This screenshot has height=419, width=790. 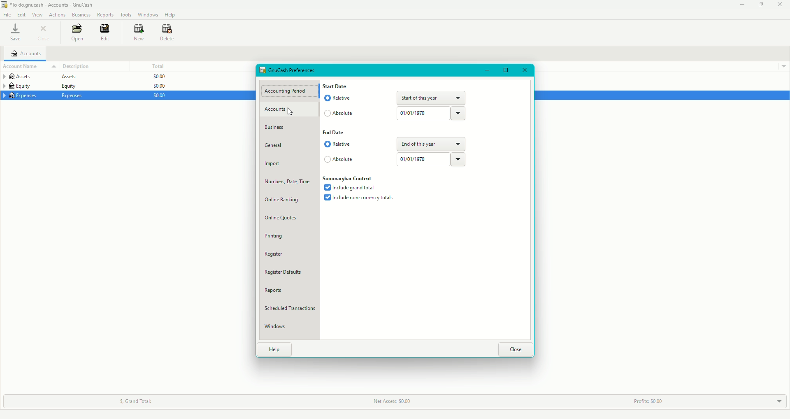 I want to click on Close, so click(x=514, y=349).